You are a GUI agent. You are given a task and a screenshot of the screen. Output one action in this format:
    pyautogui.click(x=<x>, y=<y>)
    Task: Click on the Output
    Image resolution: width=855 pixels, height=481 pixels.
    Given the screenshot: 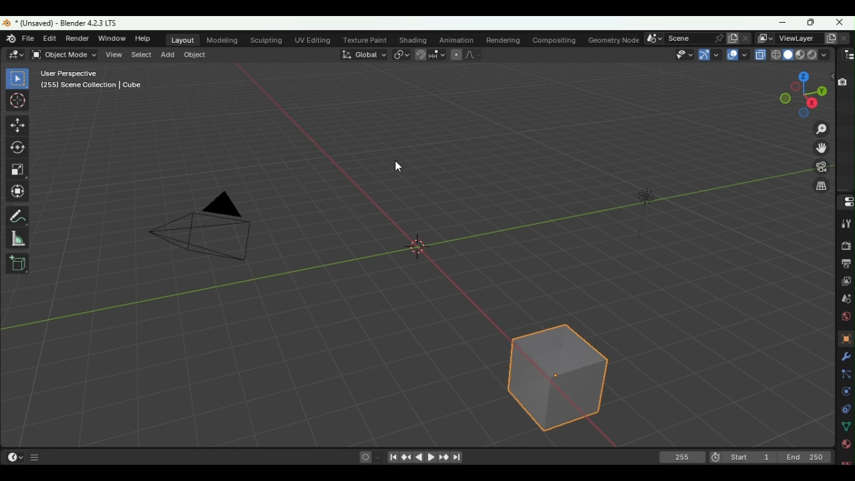 What is the action you would take?
    pyautogui.click(x=846, y=264)
    